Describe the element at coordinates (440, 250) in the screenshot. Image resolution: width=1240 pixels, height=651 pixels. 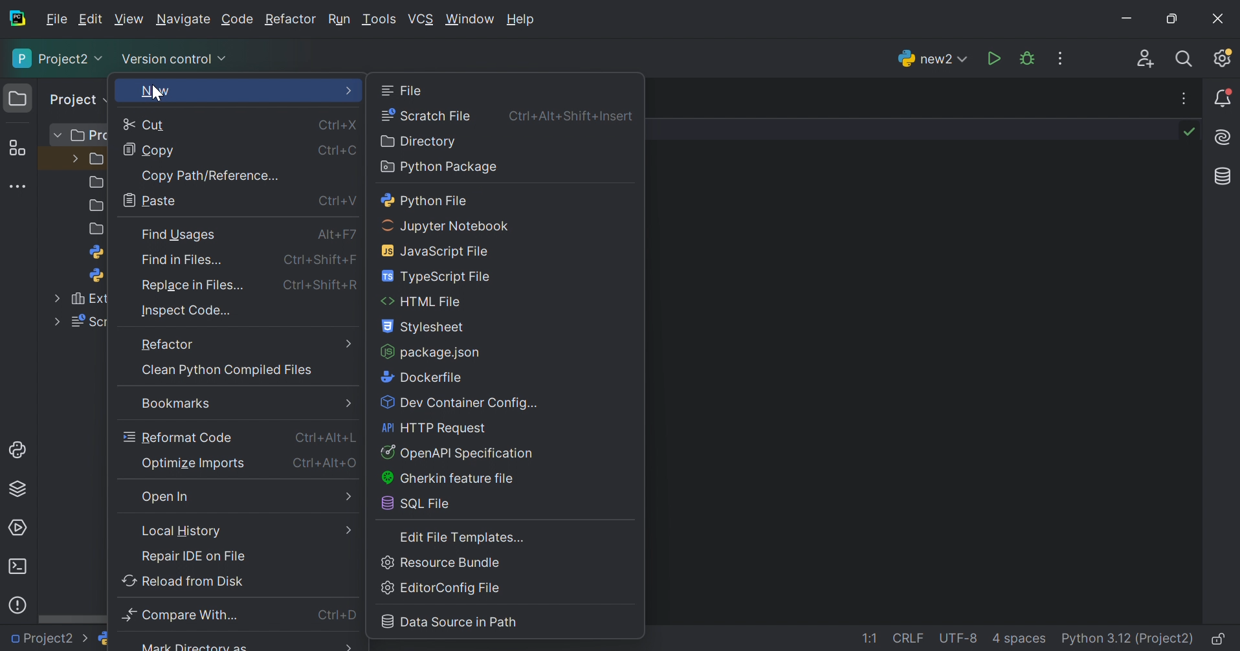
I see `JavaScript file` at that location.